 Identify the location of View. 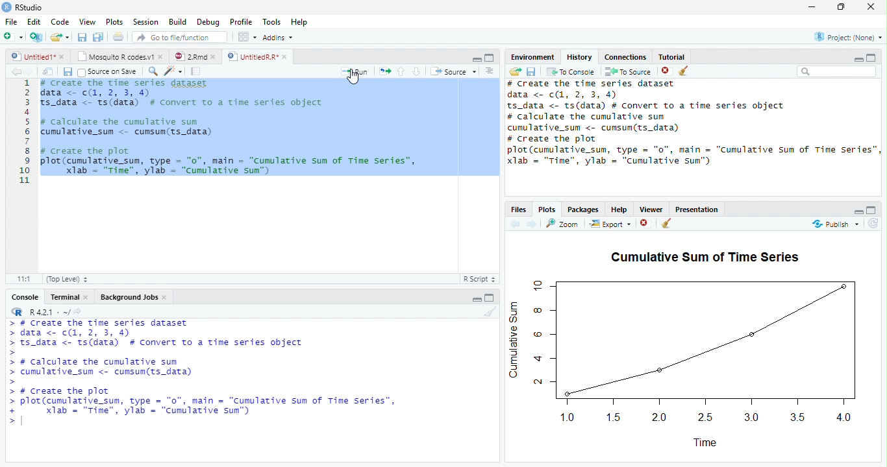
(87, 21).